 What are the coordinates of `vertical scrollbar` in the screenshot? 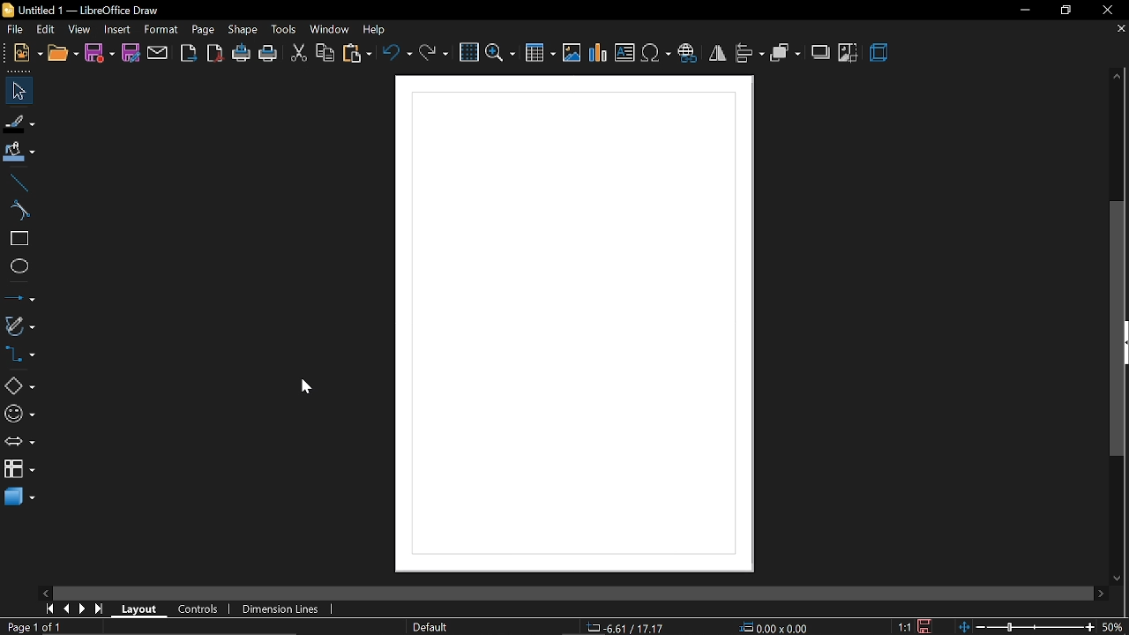 It's located at (1119, 329).